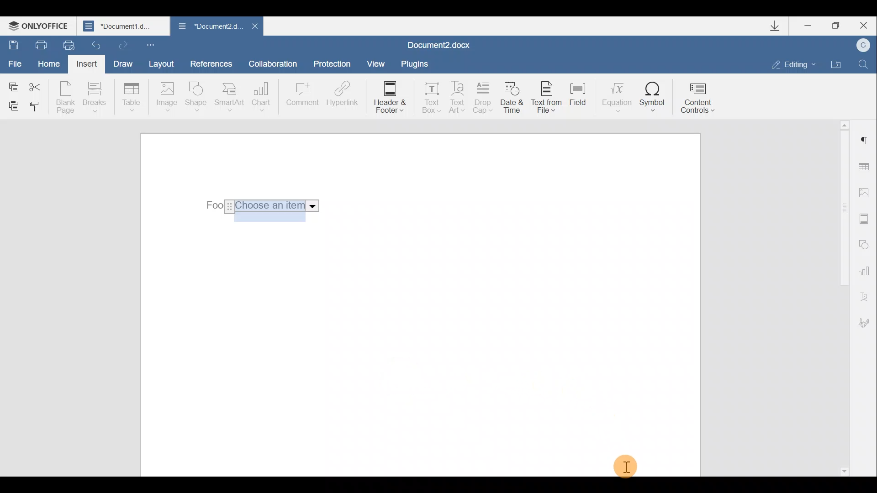 Image resolution: width=877 pixels, height=493 pixels. I want to click on Find, so click(864, 64).